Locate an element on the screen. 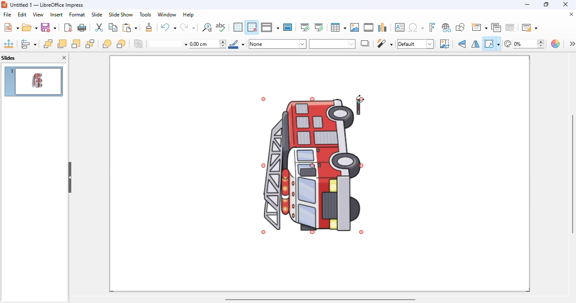 Image resolution: width=576 pixels, height=303 pixels. insert special characters is located at coordinates (416, 27).